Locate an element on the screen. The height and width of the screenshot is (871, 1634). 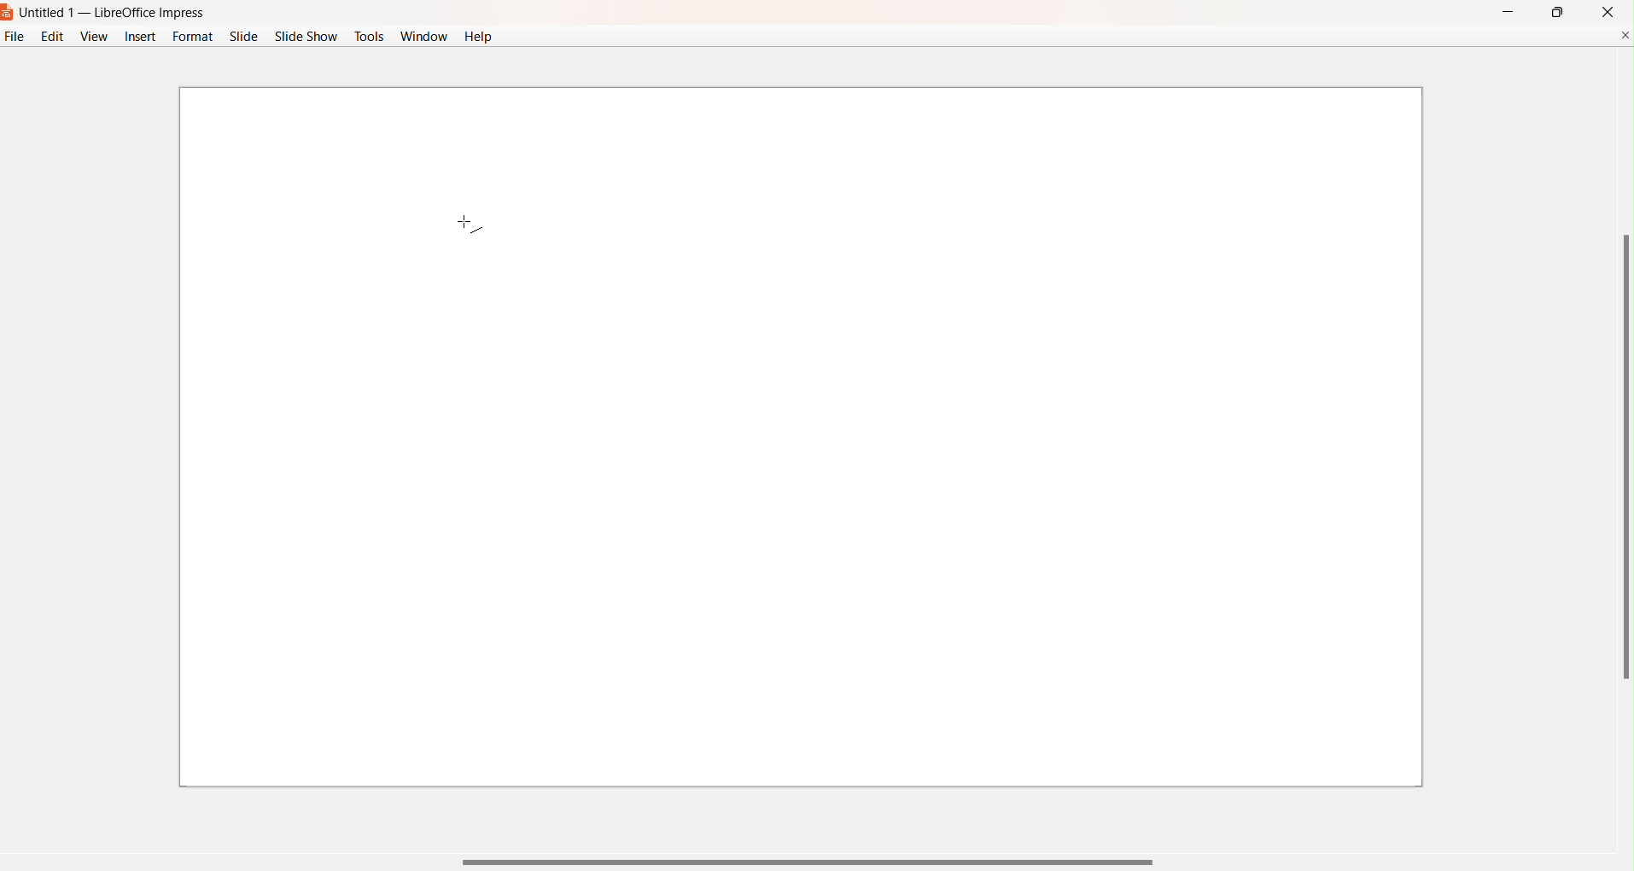
Tools is located at coordinates (370, 34).